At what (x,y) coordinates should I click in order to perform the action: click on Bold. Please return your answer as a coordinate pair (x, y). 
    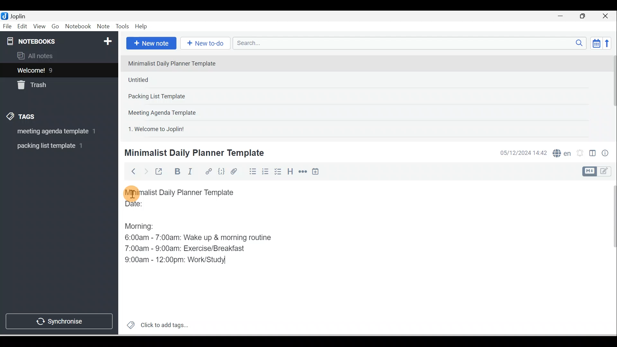
    Looking at the image, I should click on (176, 172).